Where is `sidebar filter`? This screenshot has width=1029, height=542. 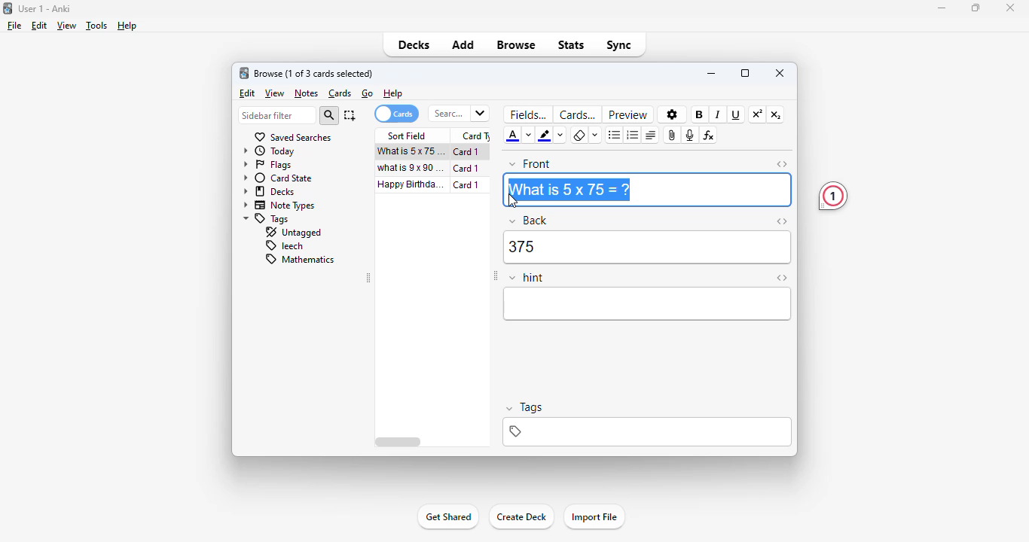
sidebar filter is located at coordinates (276, 115).